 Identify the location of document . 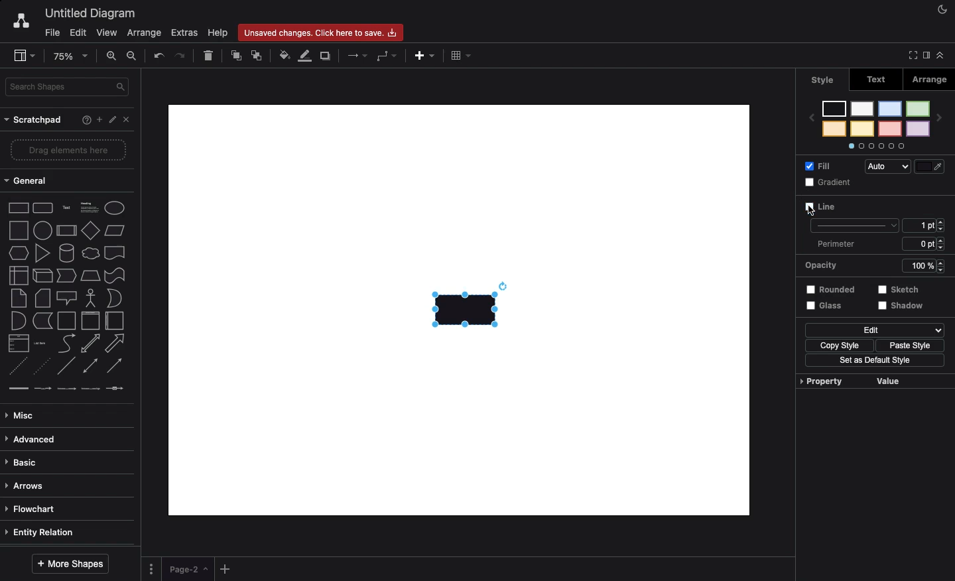
(115, 253).